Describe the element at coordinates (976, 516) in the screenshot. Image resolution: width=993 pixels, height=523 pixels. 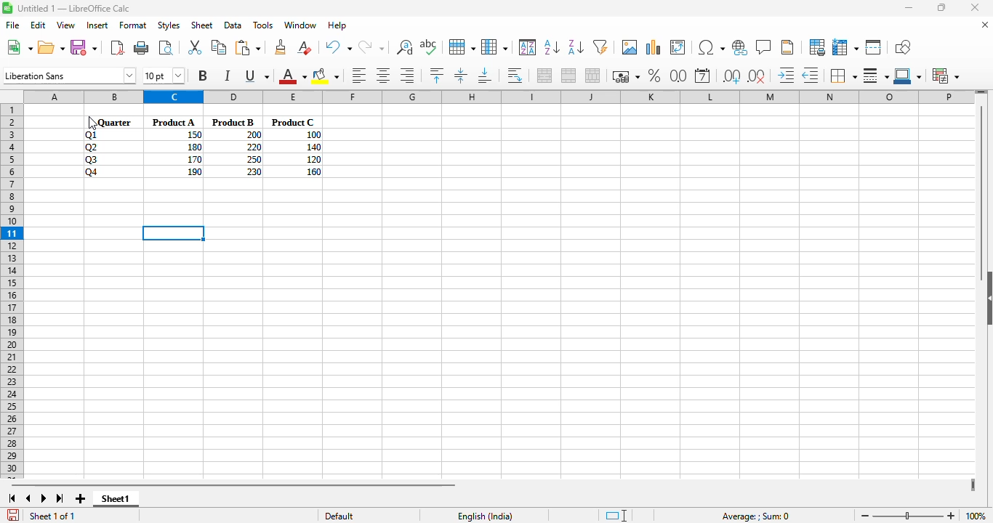
I see `zoom factor` at that location.